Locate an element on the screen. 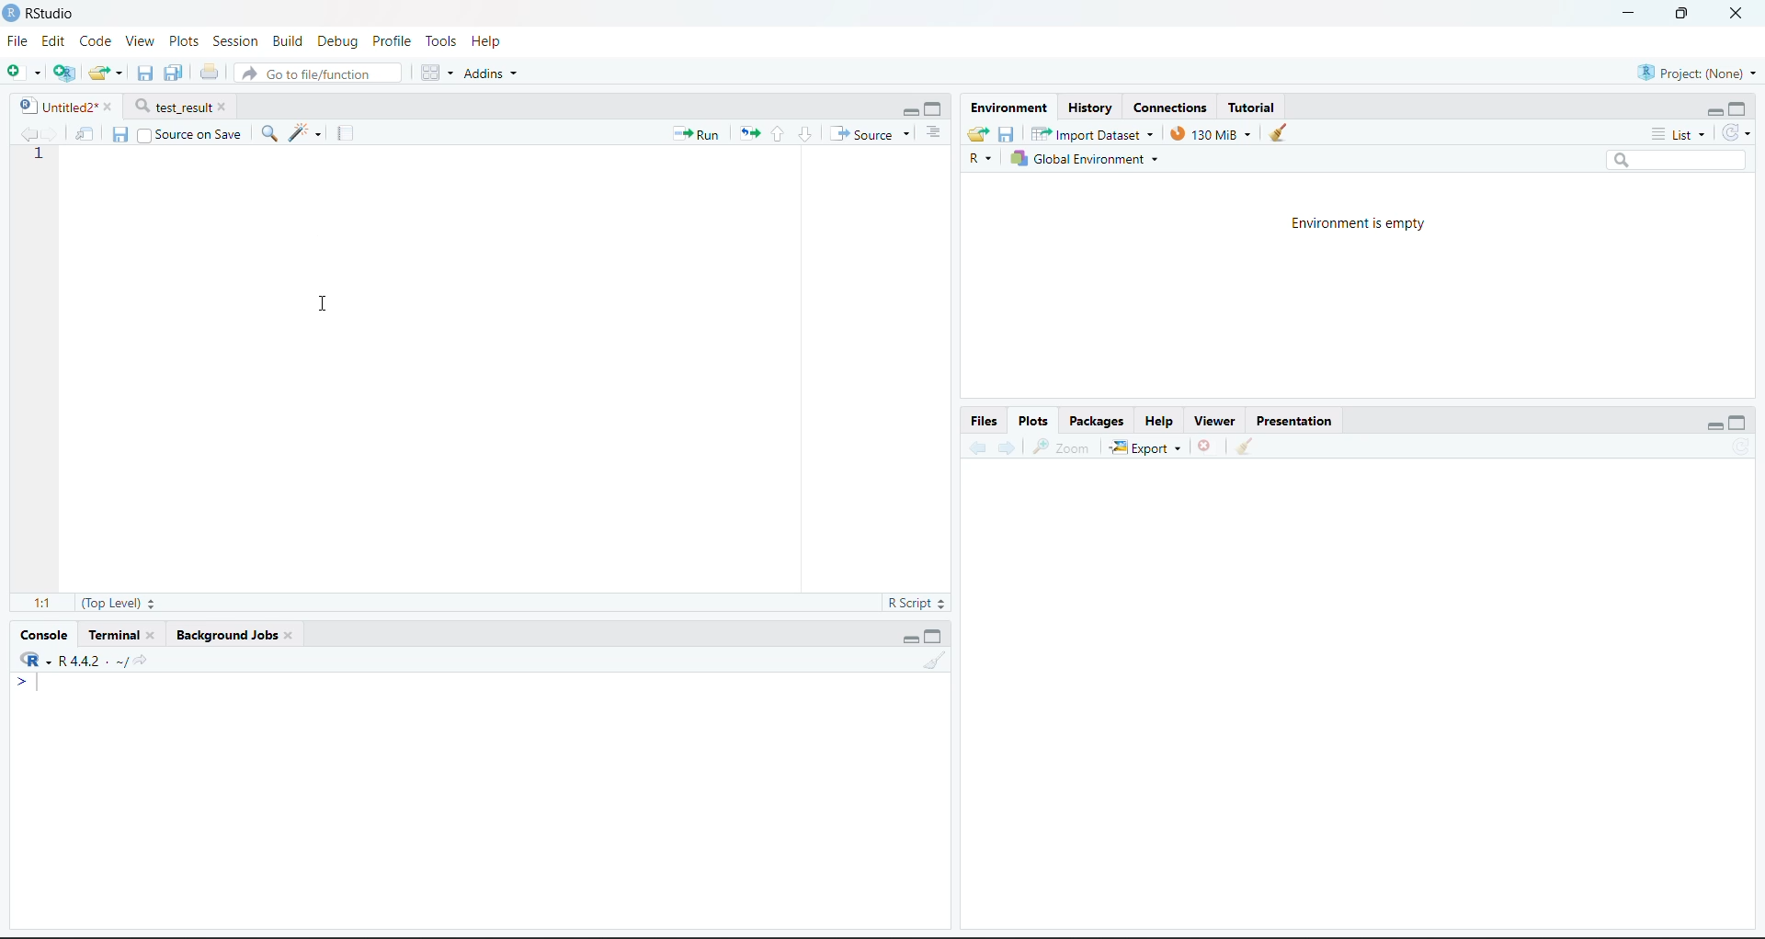 The width and height of the screenshot is (1765, 939). Help is located at coordinates (493, 41).